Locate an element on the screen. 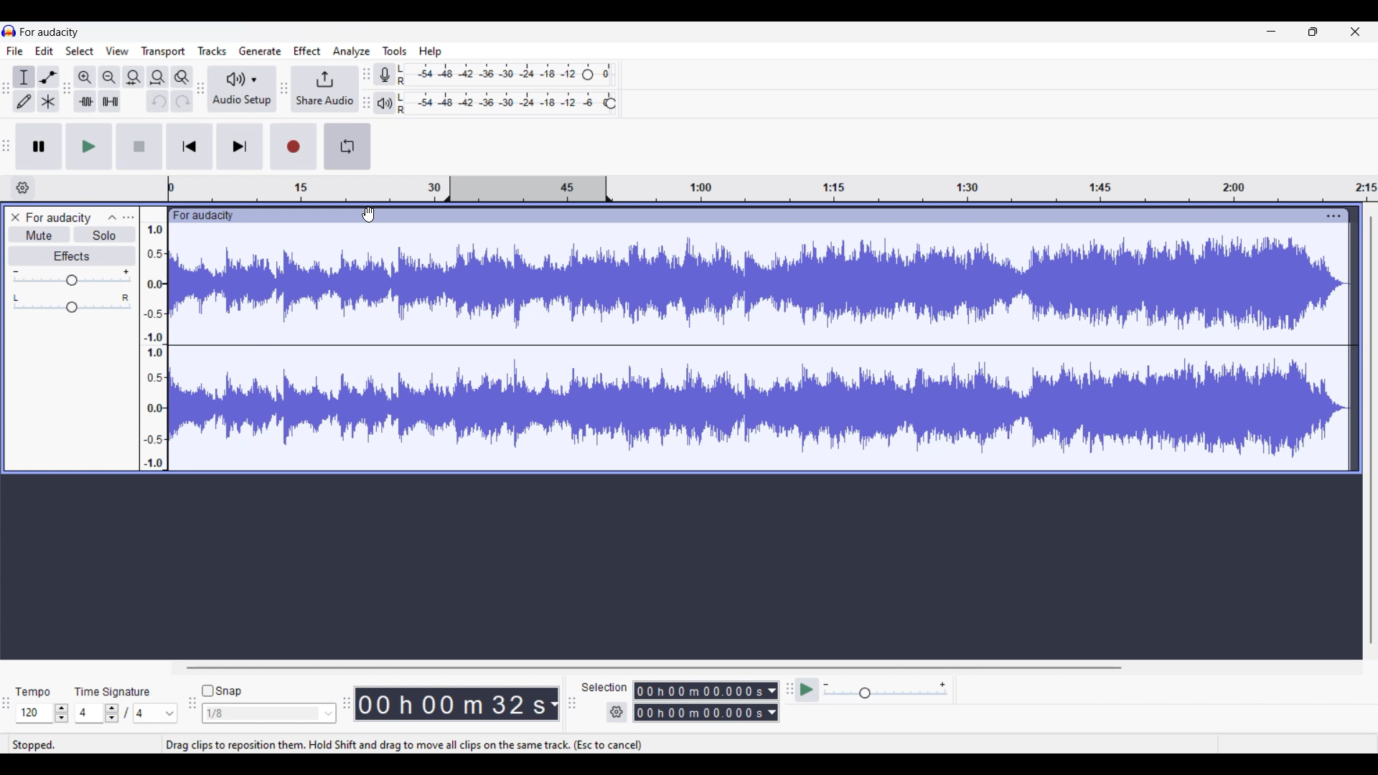  Zoom toggle is located at coordinates (182, 77).